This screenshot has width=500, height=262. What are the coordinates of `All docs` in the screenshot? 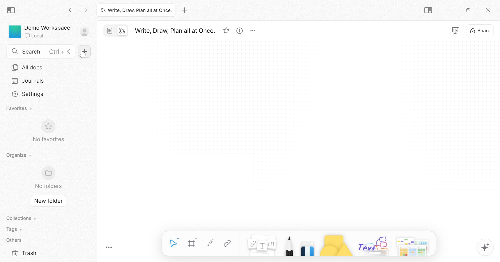 It's located at (27, 68).